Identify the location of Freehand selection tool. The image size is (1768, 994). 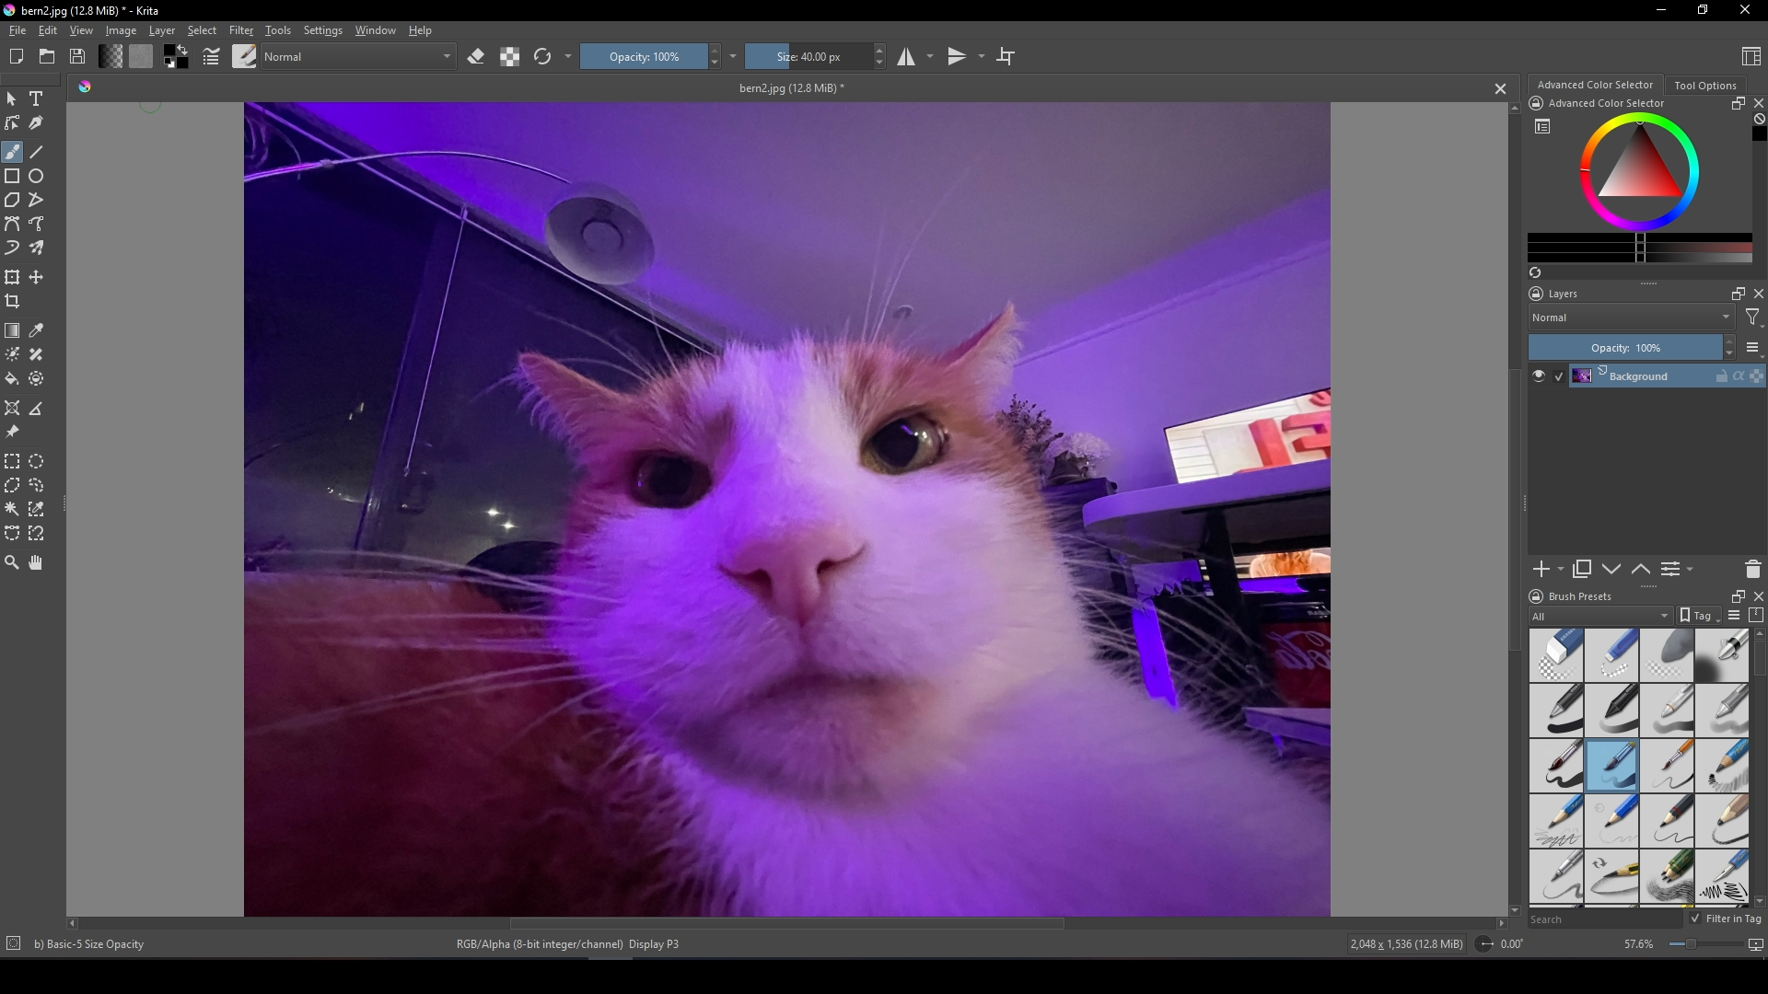
(36, 486).